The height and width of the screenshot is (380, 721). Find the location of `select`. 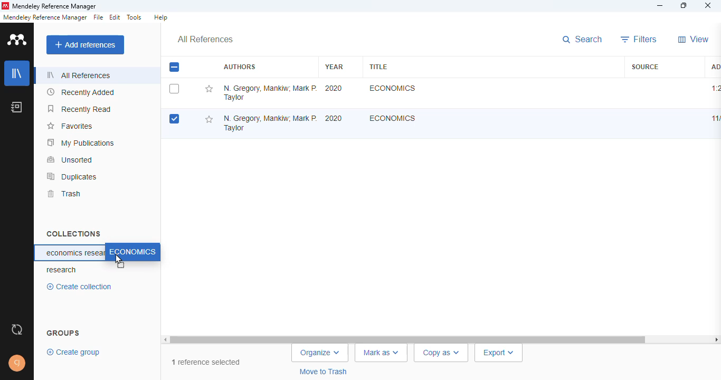

select is located at coordinates (174, 89).